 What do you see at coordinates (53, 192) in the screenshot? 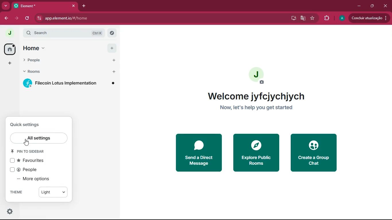
I see `light` at bounding box center [53, 192].